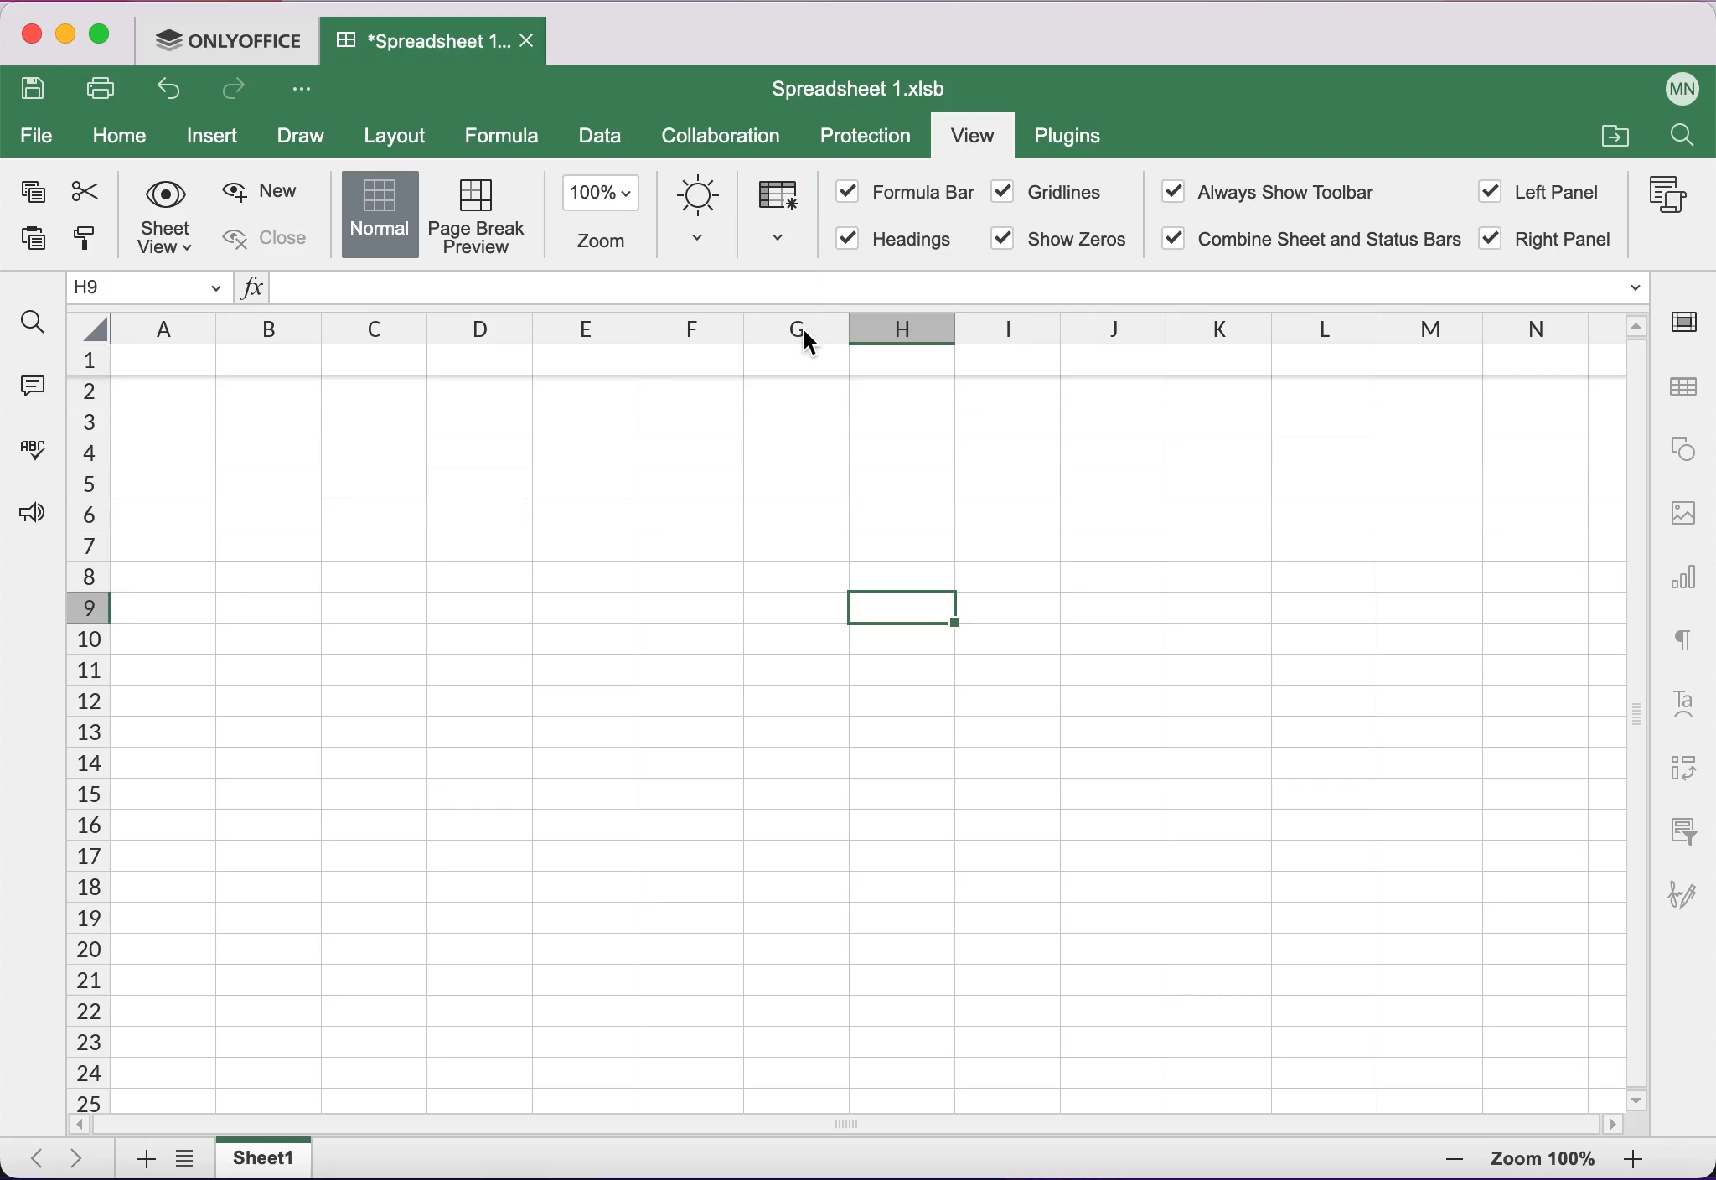  Describe the element at coordinates (1543, 1159) in the screenshot. I see `zoom` at that location.